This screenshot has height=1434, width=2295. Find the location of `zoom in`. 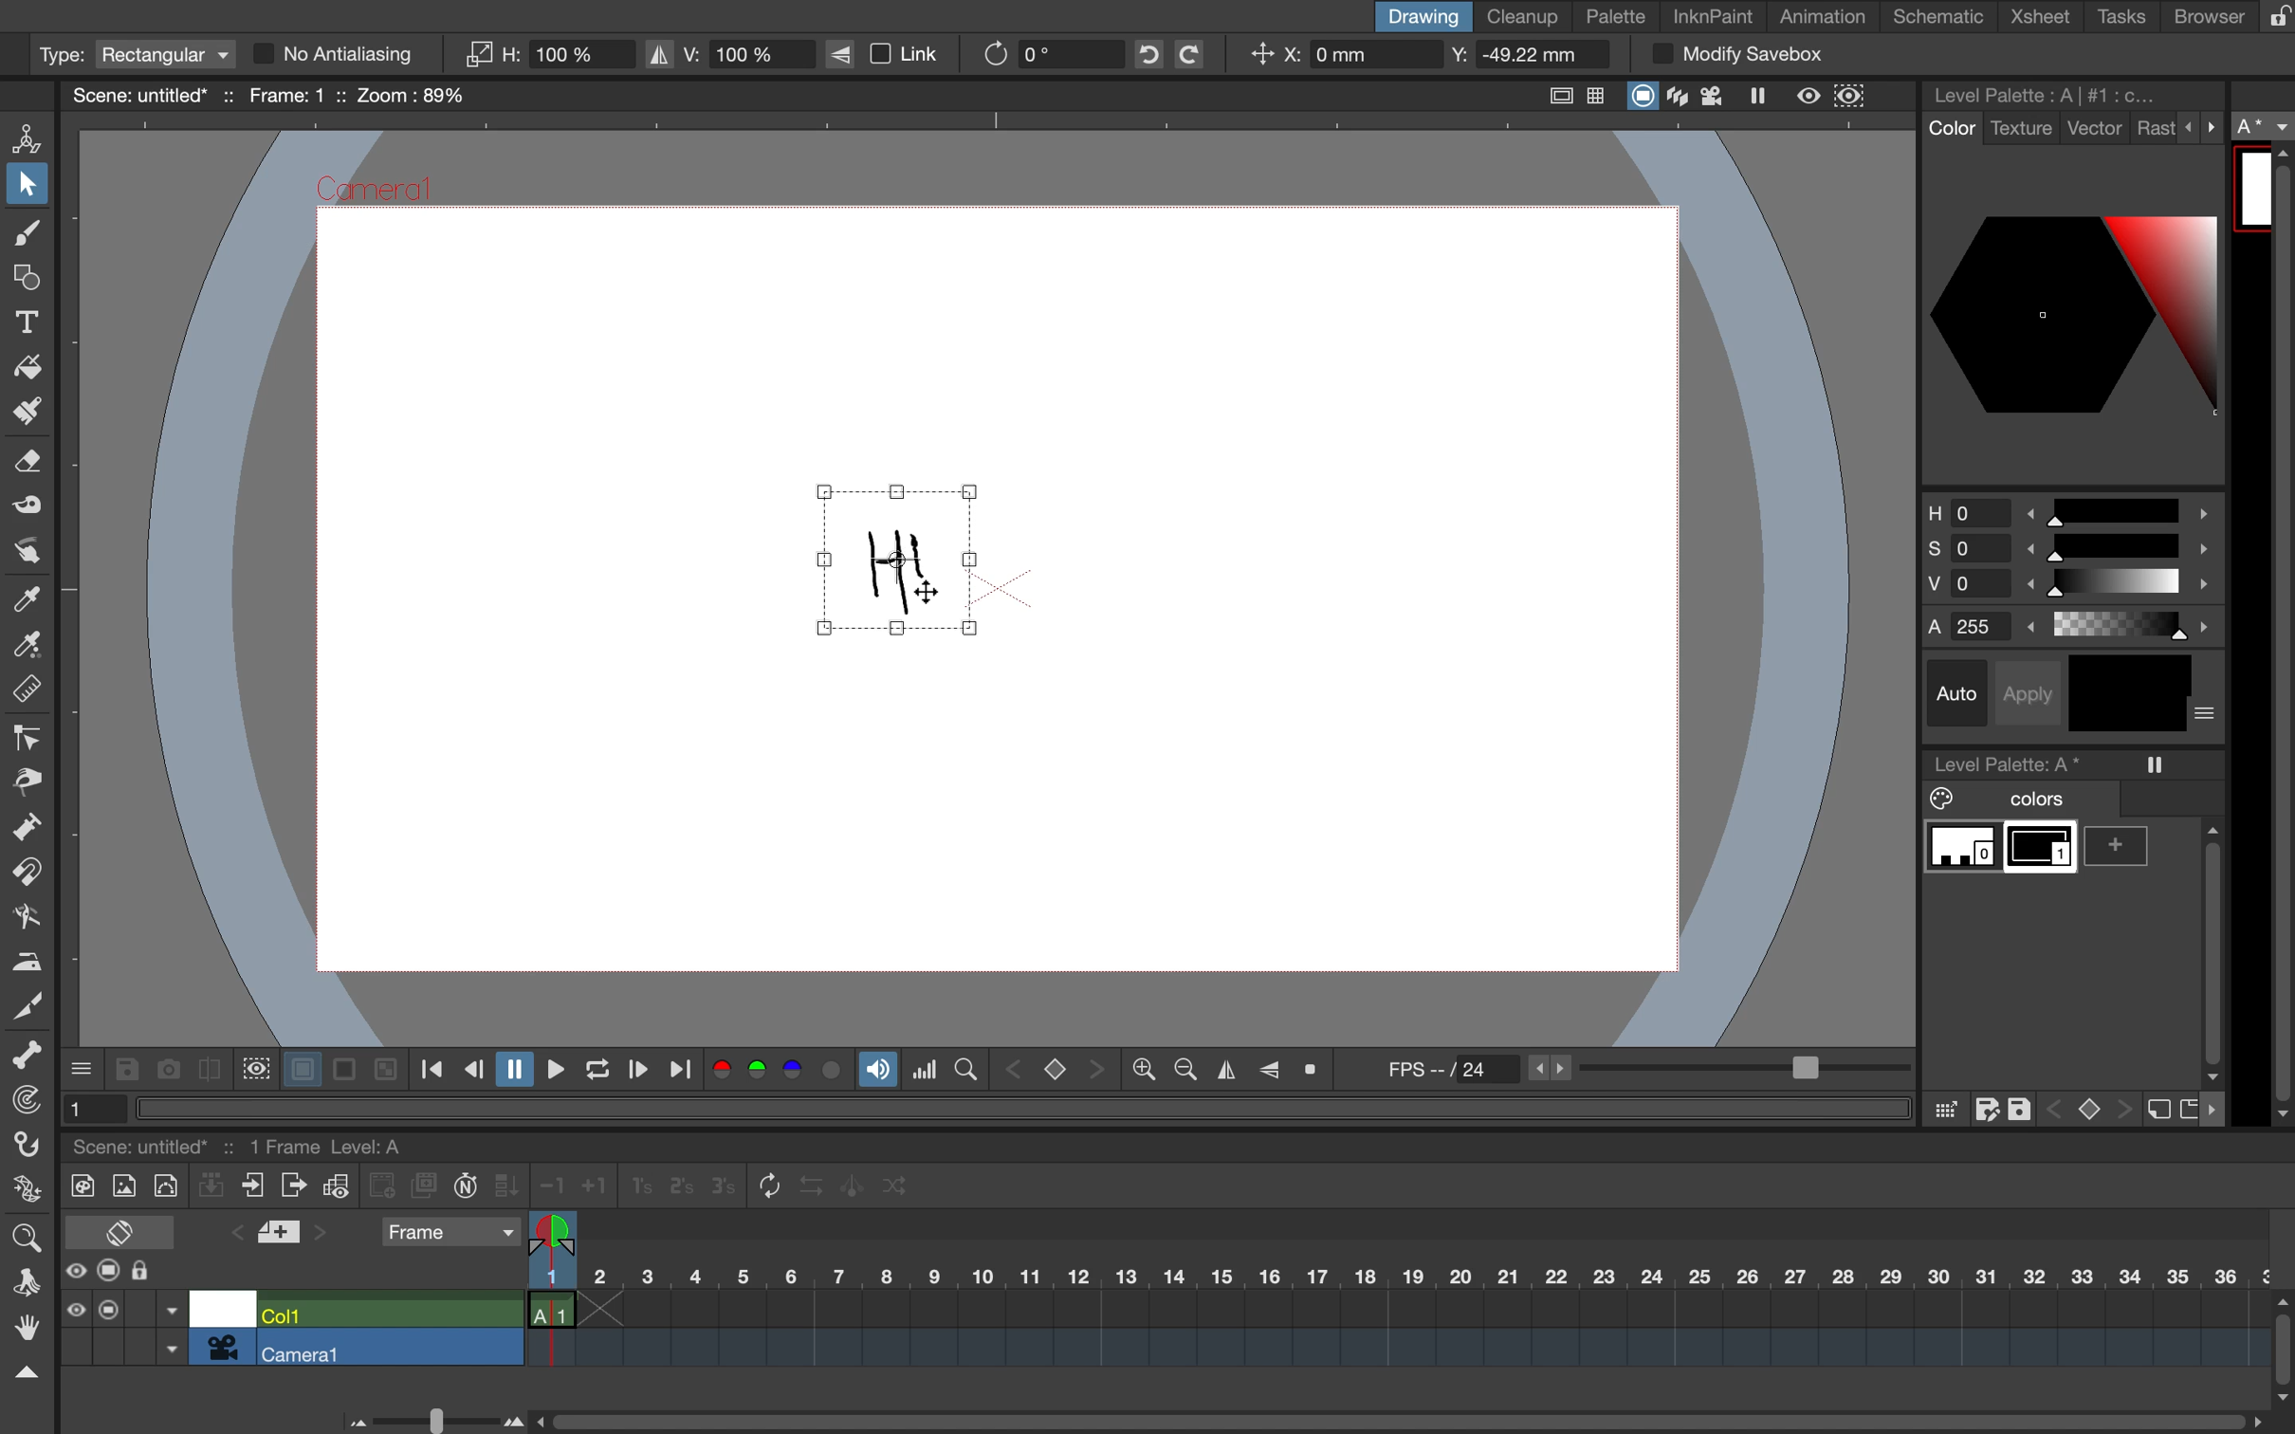

zoom in is located at coordinates (1181, 1071).